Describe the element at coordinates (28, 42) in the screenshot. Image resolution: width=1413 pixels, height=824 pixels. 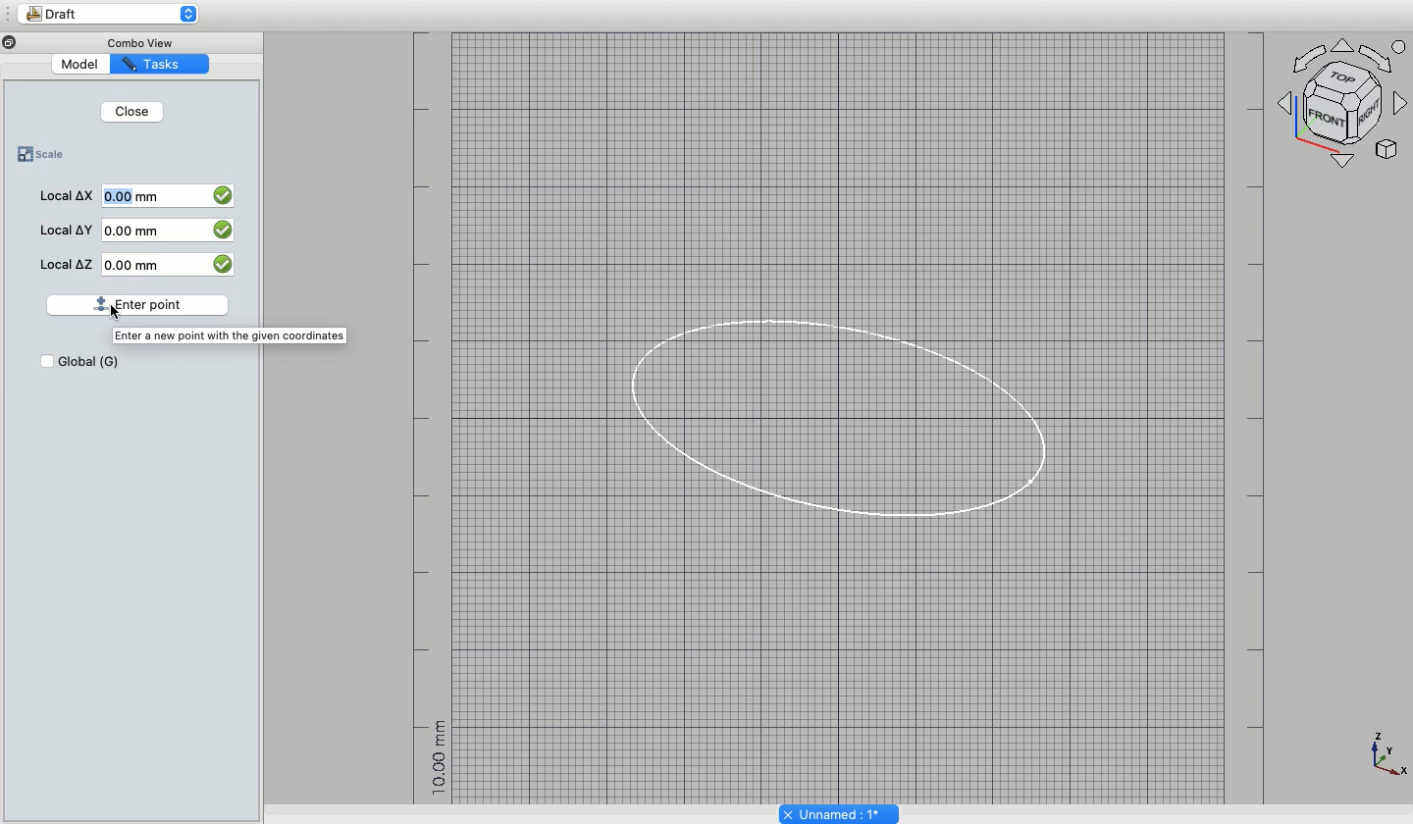
I see `Minimize` at that location.